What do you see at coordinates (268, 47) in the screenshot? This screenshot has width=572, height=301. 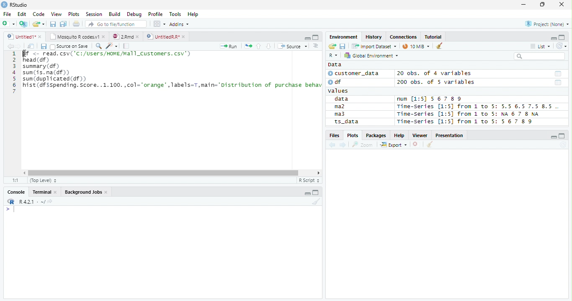 I see `Down` at bounding box center [268, 47].